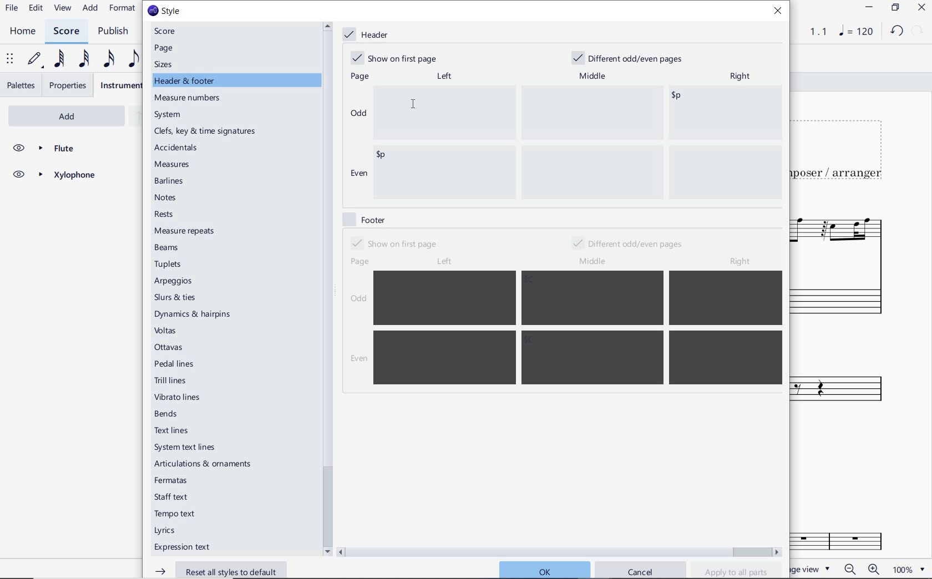 This screenshot has width=932, height=579. Describe the element at coordinates (560, 551) in the screenshot. I see `scrollbar` at that location.